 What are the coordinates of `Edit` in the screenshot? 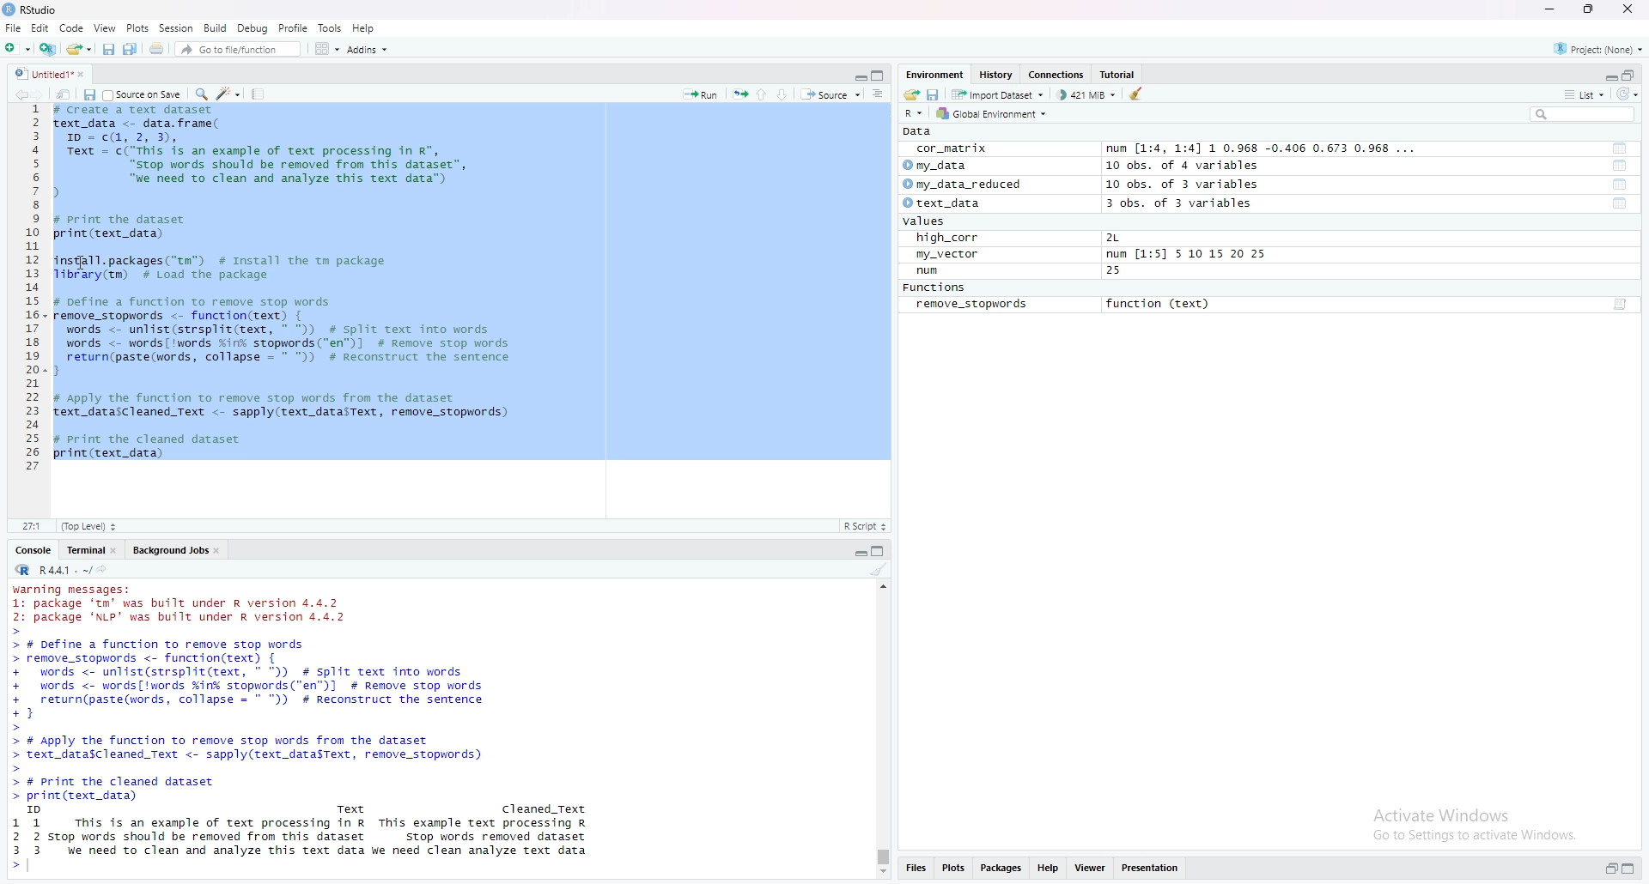 It's located at (39, 27).